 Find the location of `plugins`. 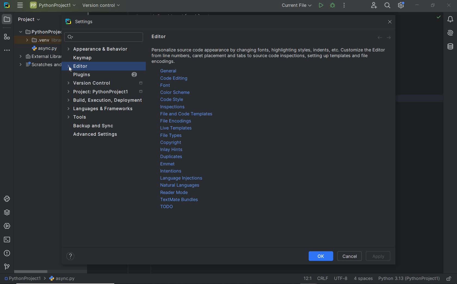

plugins is located at coordinates (103, 75).